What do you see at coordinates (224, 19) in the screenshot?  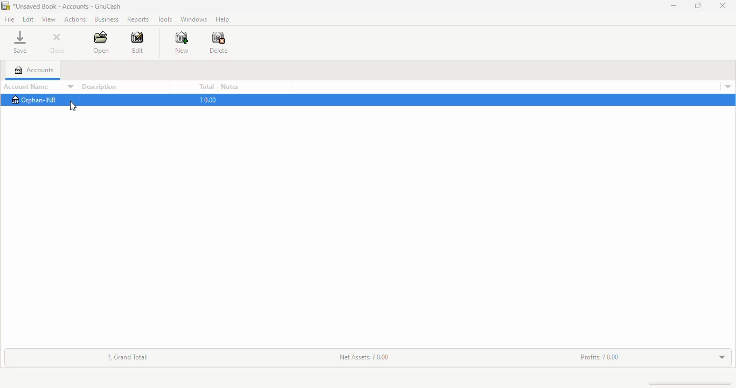 I see `help` at bounding box center [224, 19].